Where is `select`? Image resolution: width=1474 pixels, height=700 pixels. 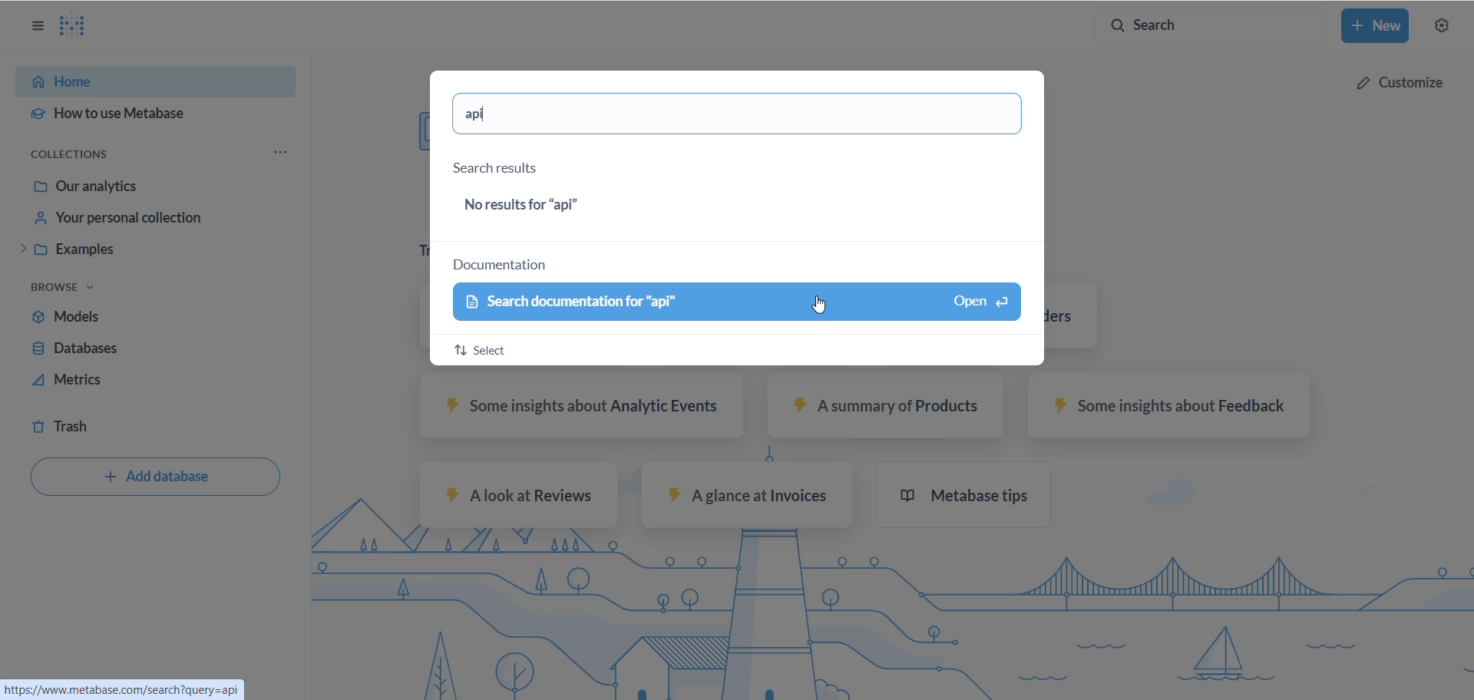
select is located at coordinates (498, 351).